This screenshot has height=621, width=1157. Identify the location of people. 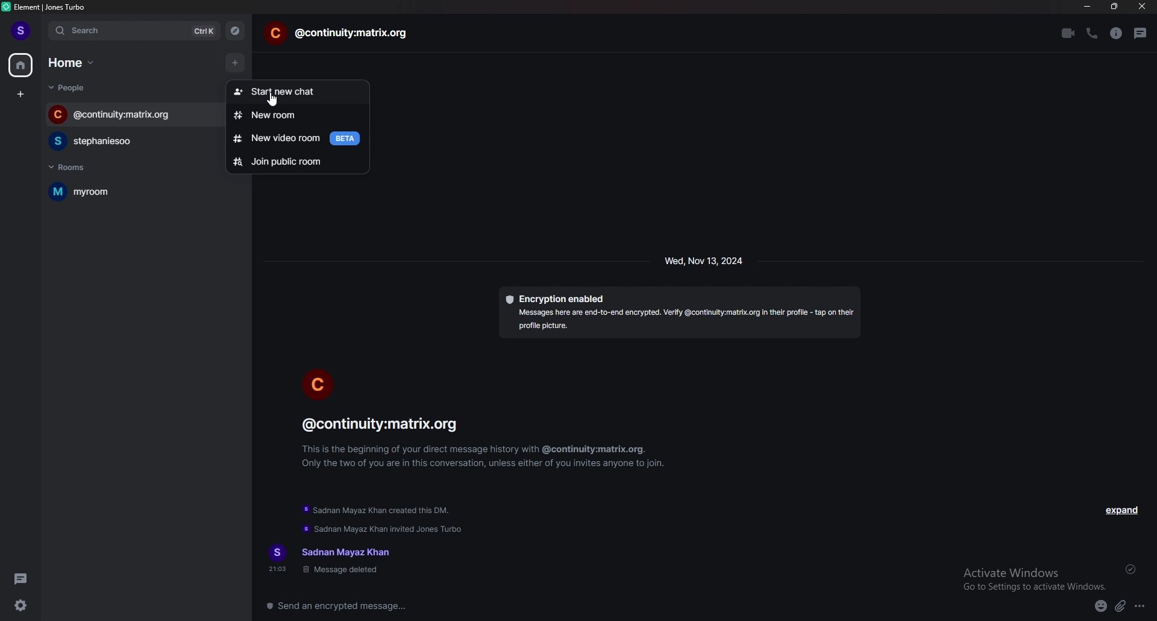
(72, 87).